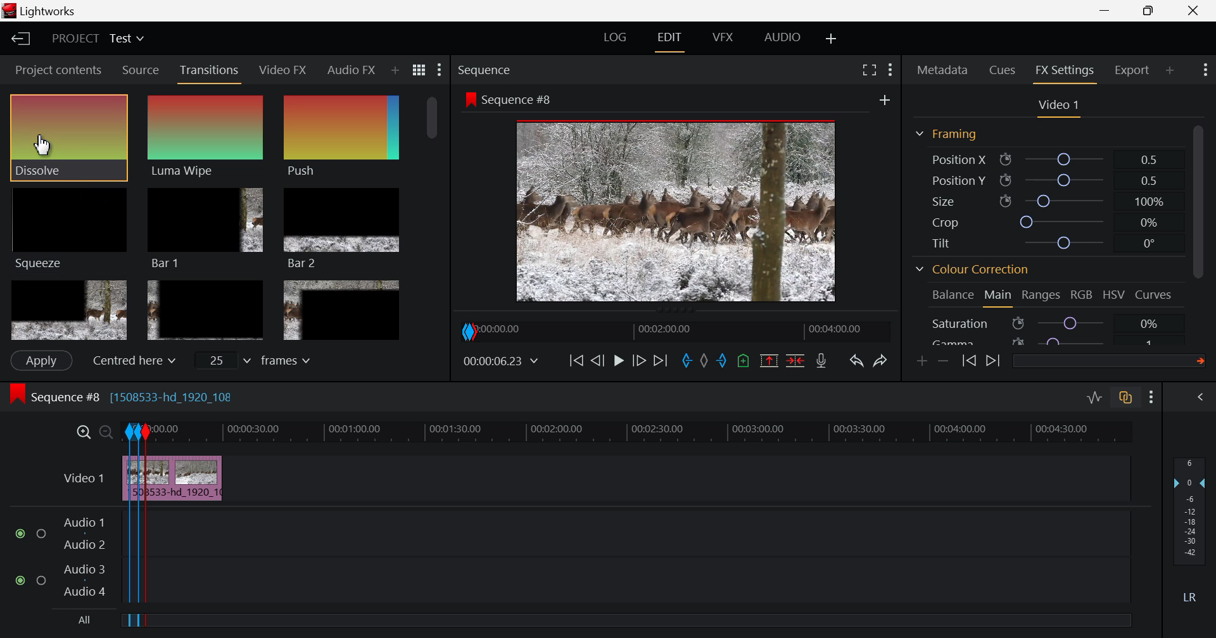 The height and width of the screenshot is (638, 1216). What do you see at coordinates (680, 213) in the screenshot?
I see `Image` at bounding box center [680, 213].